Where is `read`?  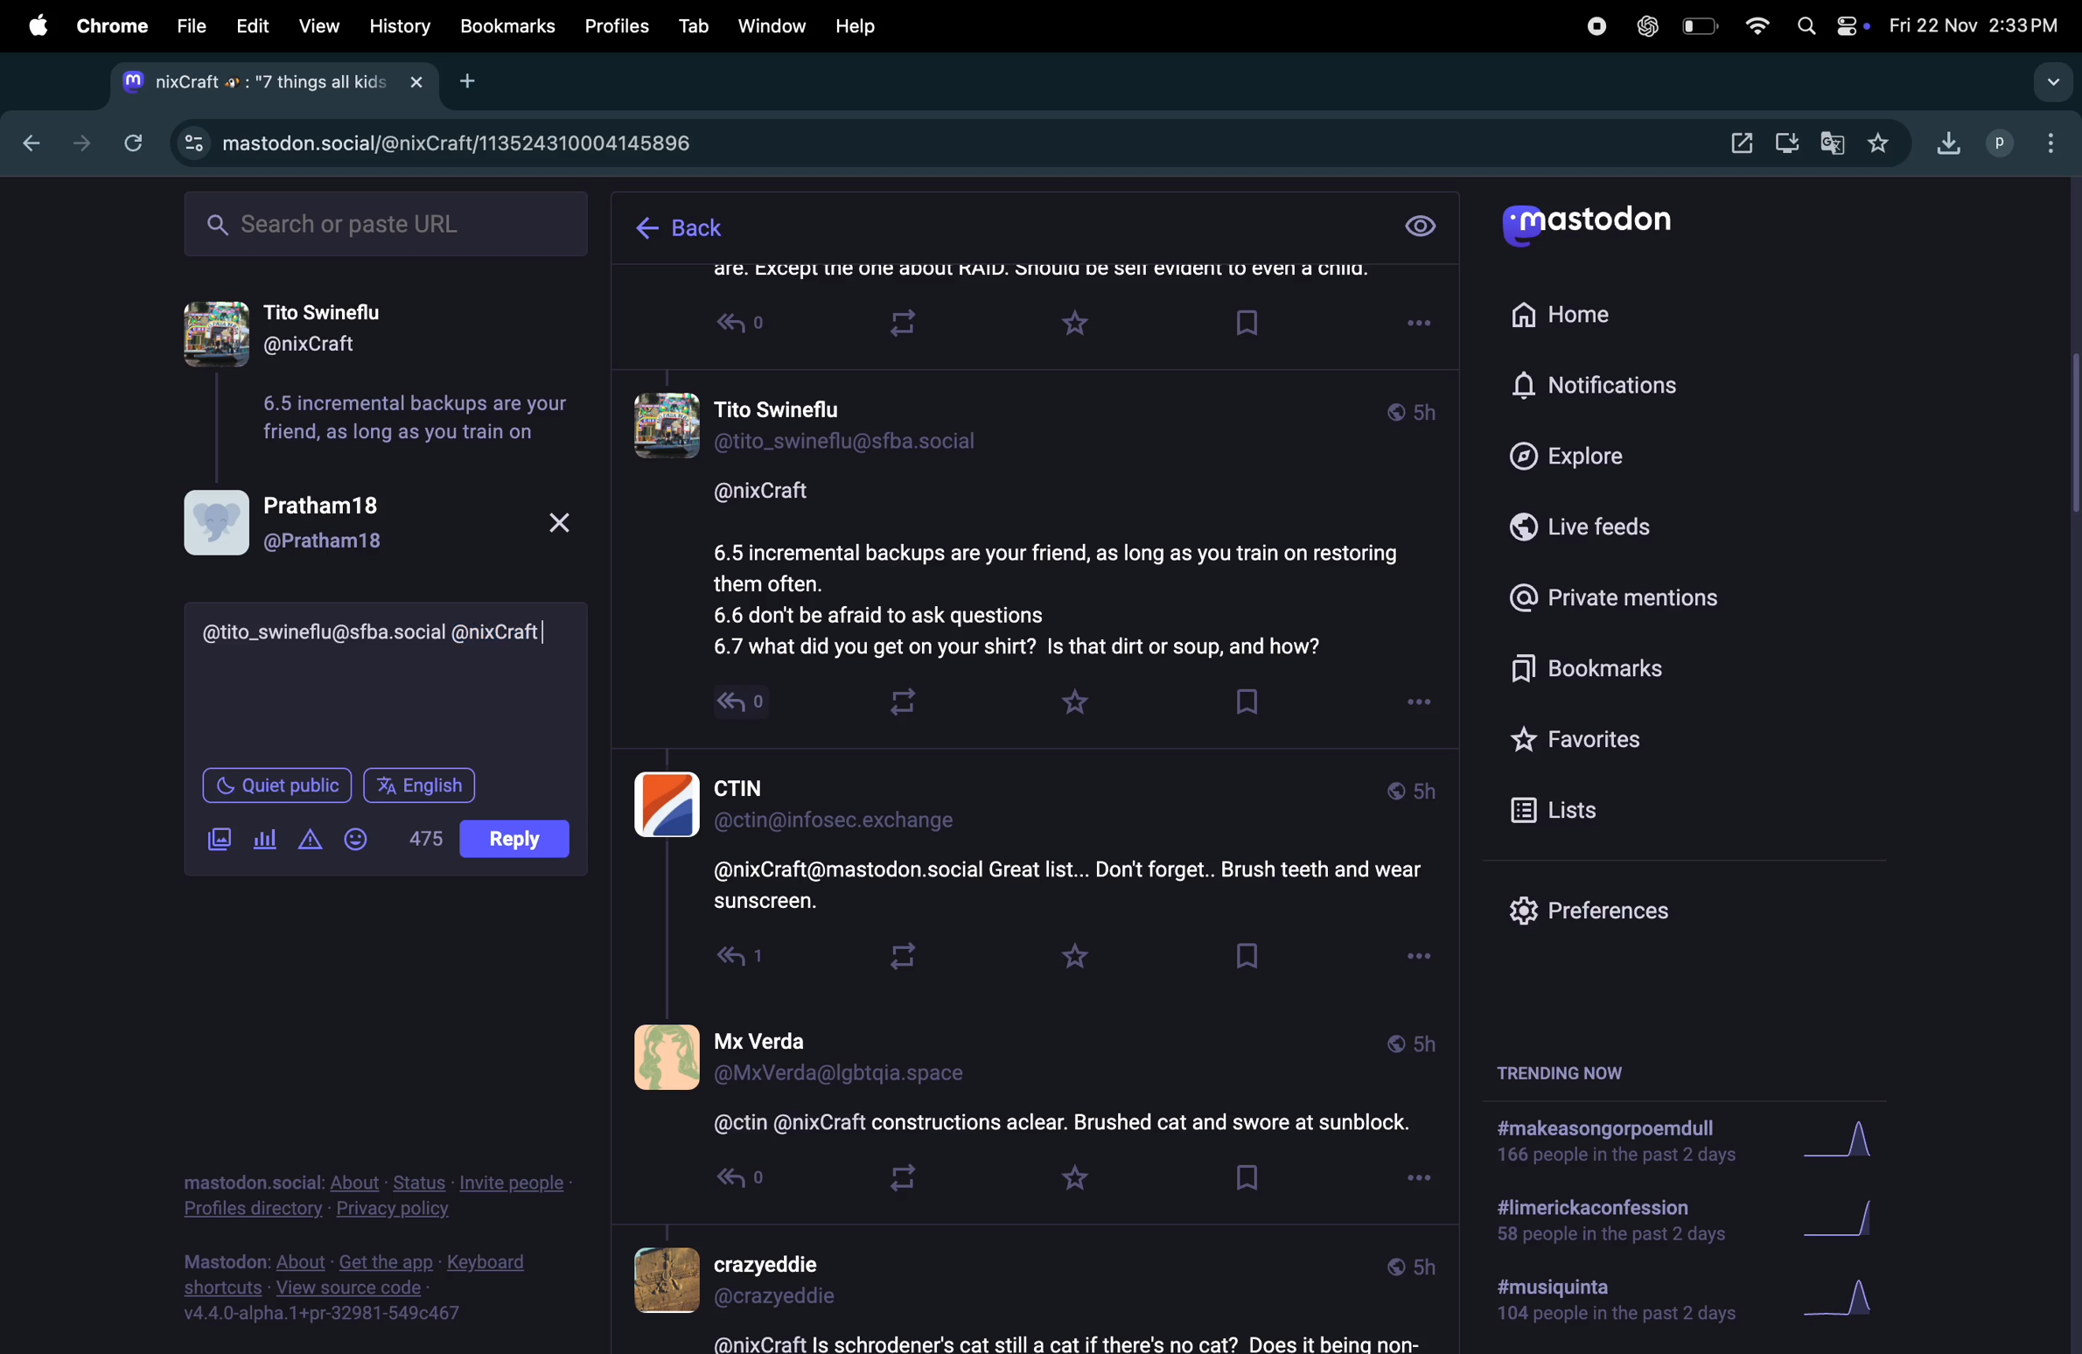
read is located at coordinates (752, 715).